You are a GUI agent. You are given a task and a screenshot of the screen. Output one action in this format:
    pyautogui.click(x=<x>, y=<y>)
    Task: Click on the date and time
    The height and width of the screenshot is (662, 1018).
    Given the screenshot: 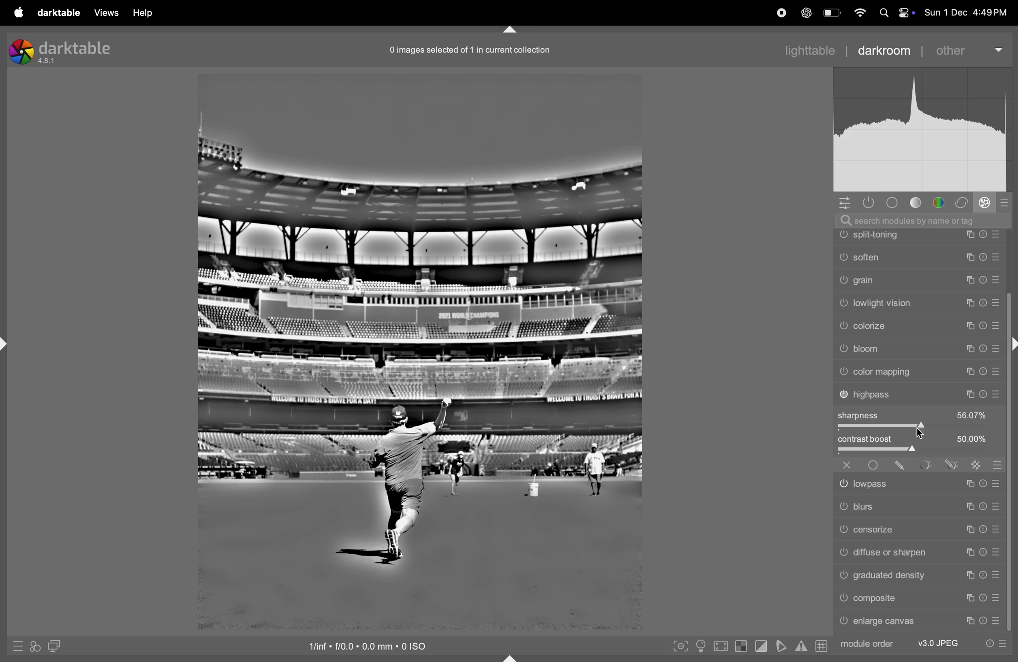 What is the action you would take?
    pyautogui.click(x=968, y=13)
    